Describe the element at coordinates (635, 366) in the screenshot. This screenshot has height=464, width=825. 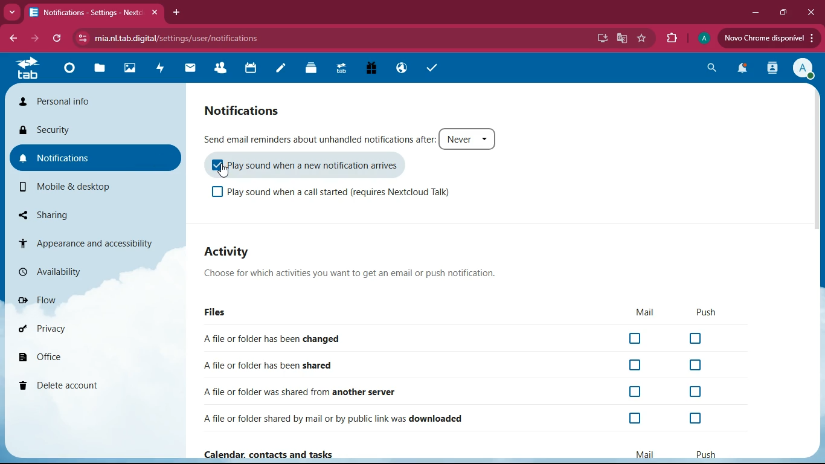
I see `off` at that location.